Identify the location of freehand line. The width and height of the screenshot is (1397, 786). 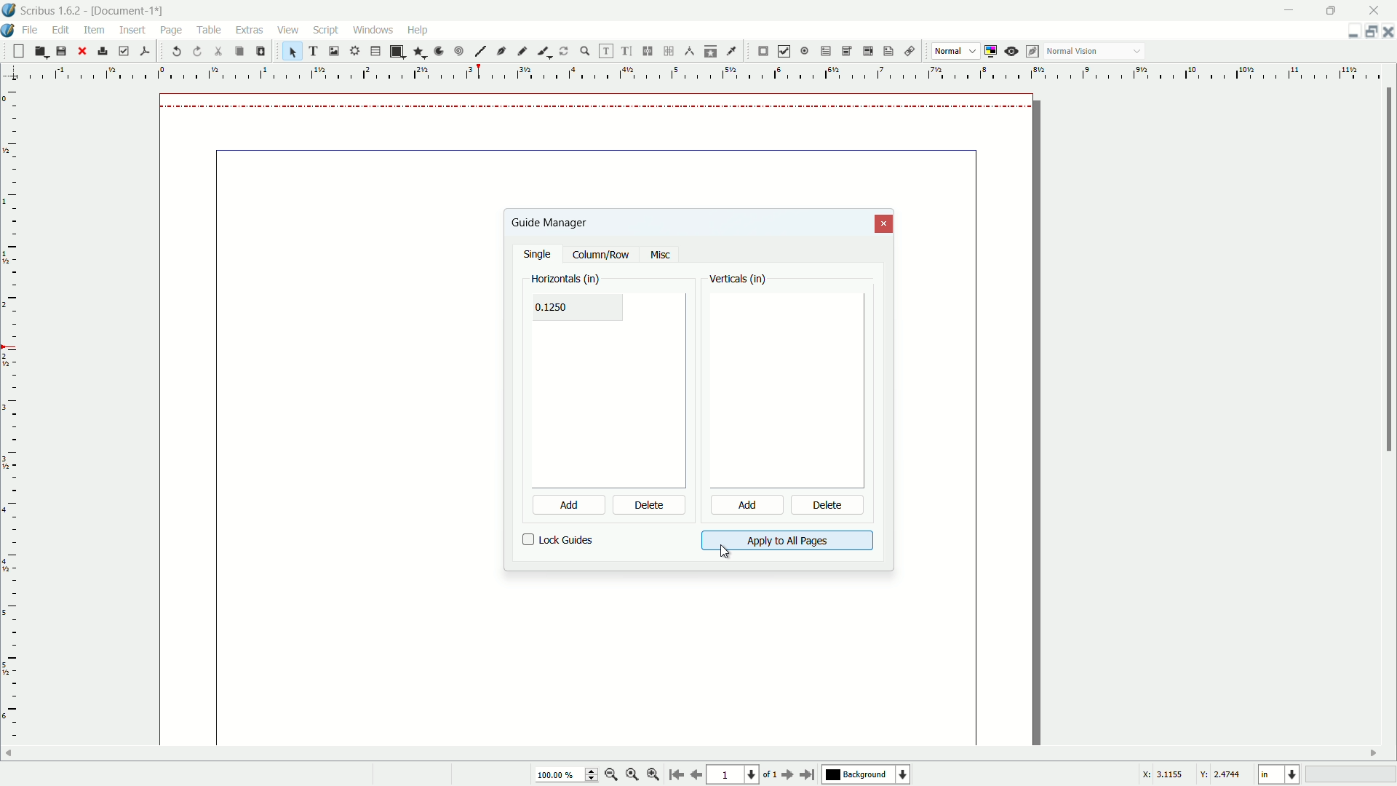
(523, 51).